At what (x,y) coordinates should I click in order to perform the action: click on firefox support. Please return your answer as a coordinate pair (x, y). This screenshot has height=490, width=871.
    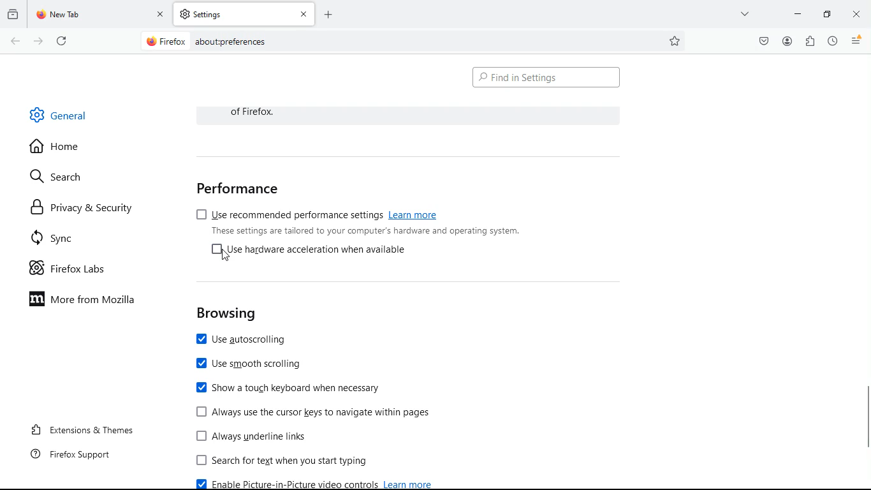
    Looking at the image, I should click on (69, 457).